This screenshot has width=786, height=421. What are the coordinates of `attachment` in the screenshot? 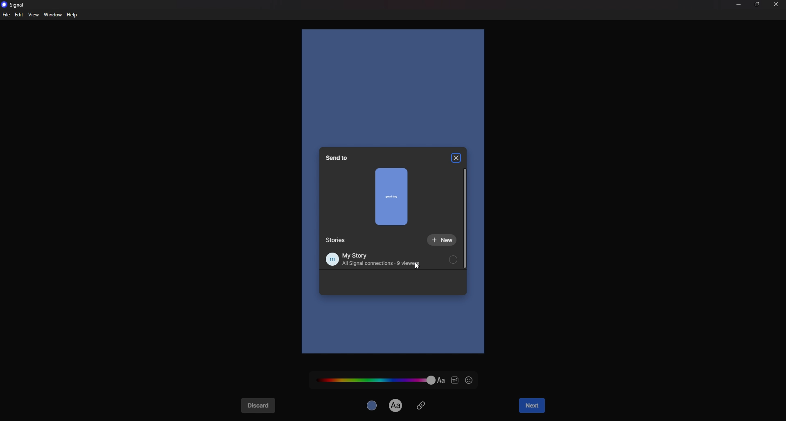 It's located at (421, 405).